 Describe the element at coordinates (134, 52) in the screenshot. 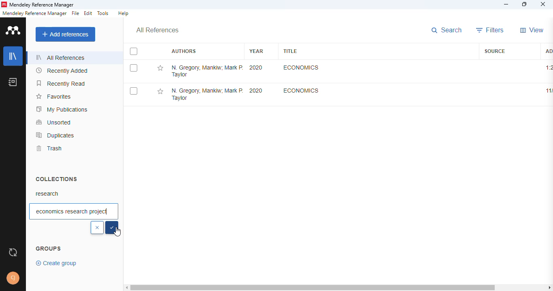

I see `select` at that location.